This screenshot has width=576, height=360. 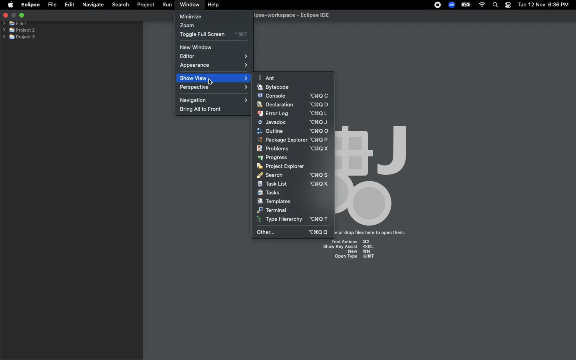 I want to click on Help, so click(x=214, y=5).